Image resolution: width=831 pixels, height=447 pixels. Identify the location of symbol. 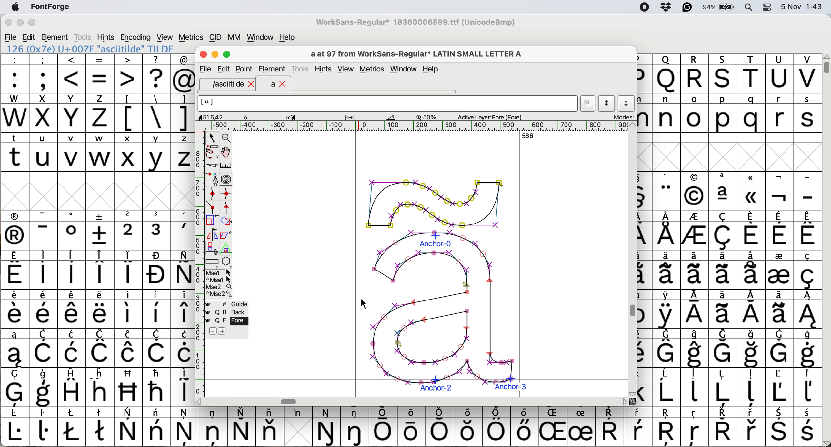
(725, 269).